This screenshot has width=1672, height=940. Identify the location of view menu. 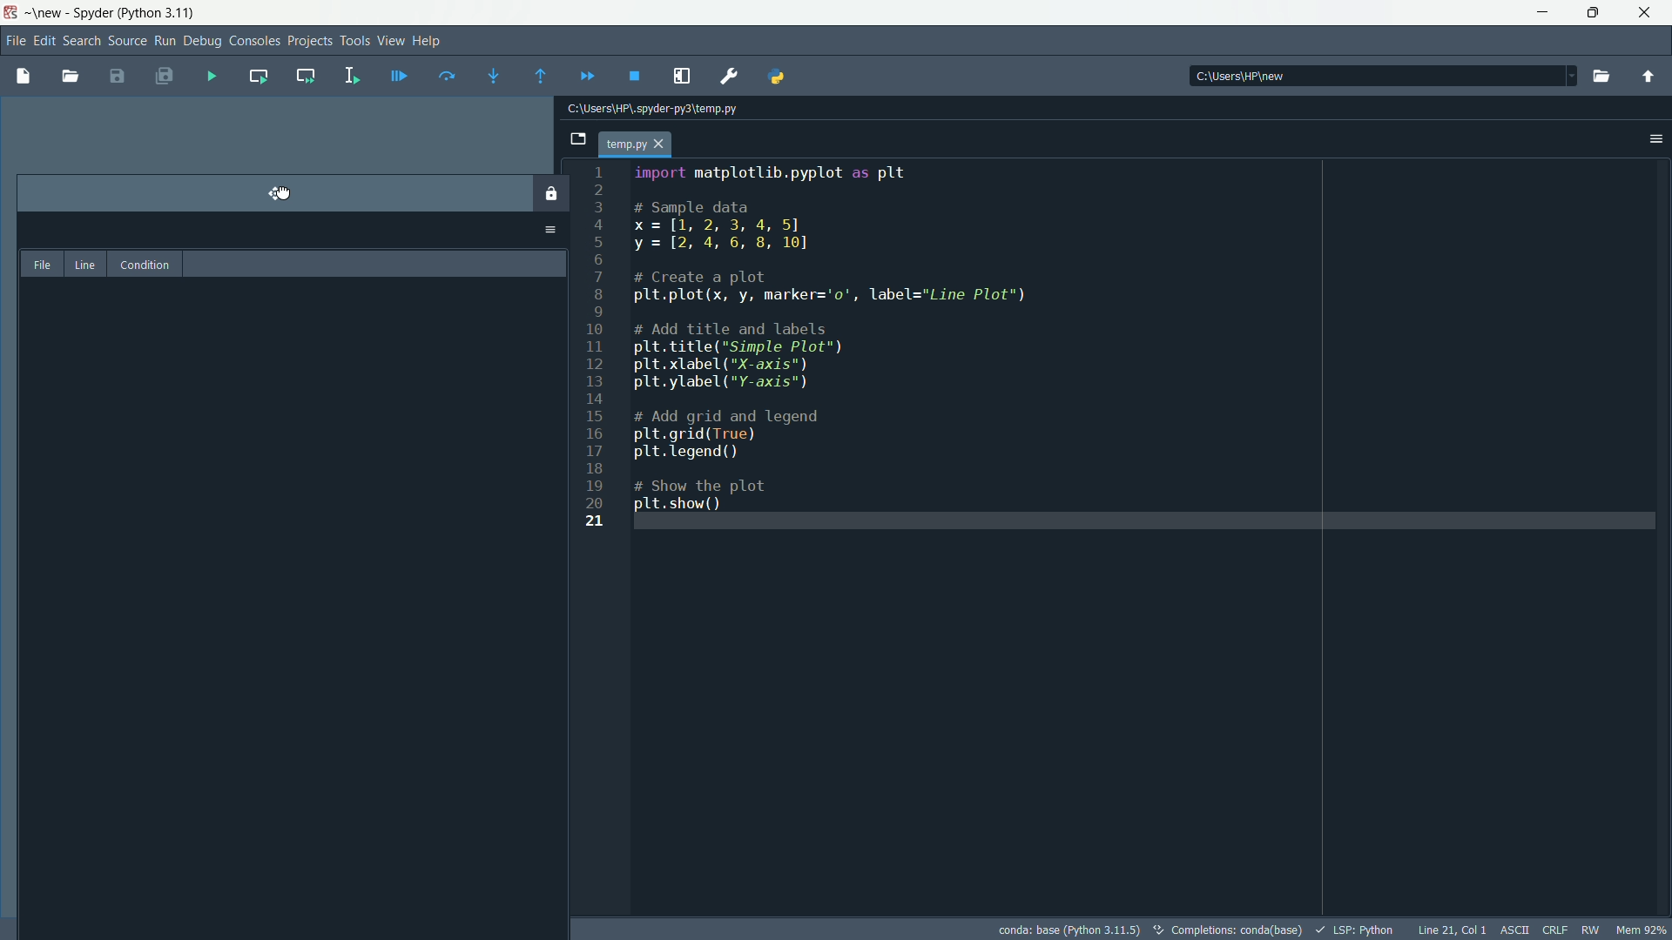
(390, 40).